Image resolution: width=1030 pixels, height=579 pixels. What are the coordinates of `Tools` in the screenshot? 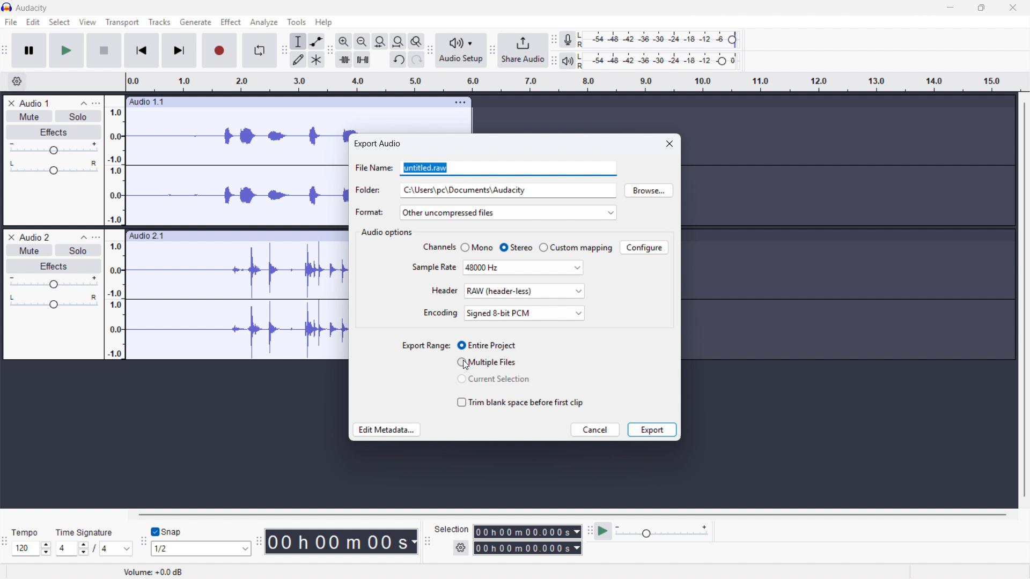 It's located at (296, 22).